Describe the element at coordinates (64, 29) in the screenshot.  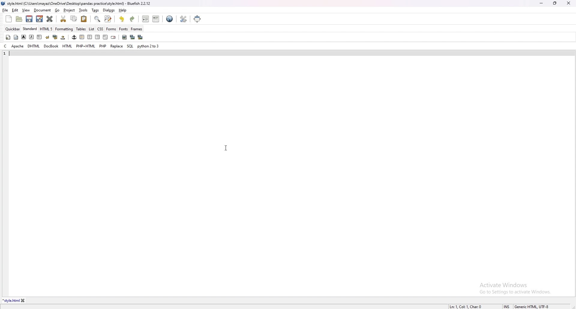
I see `formatting` at that location.